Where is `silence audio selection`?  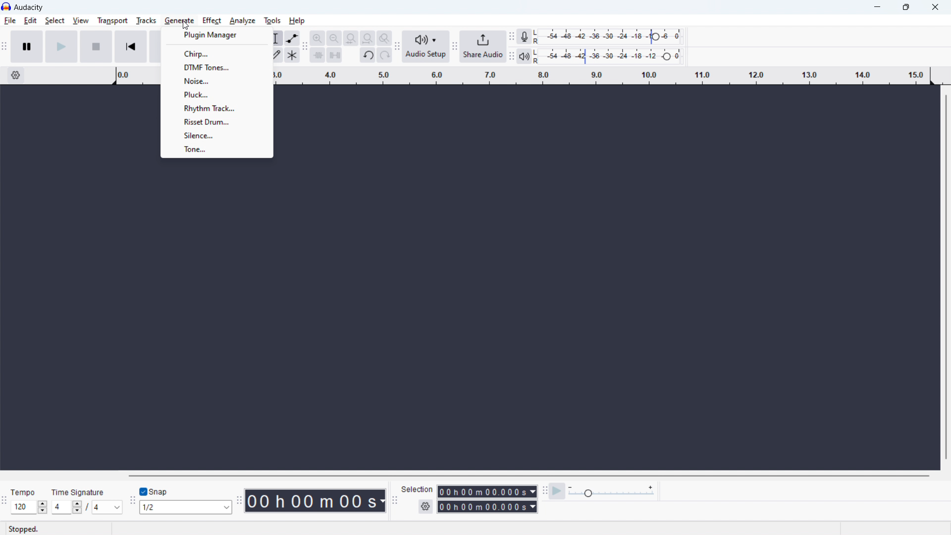
silence audio selection is located at coordinates (334, 55).